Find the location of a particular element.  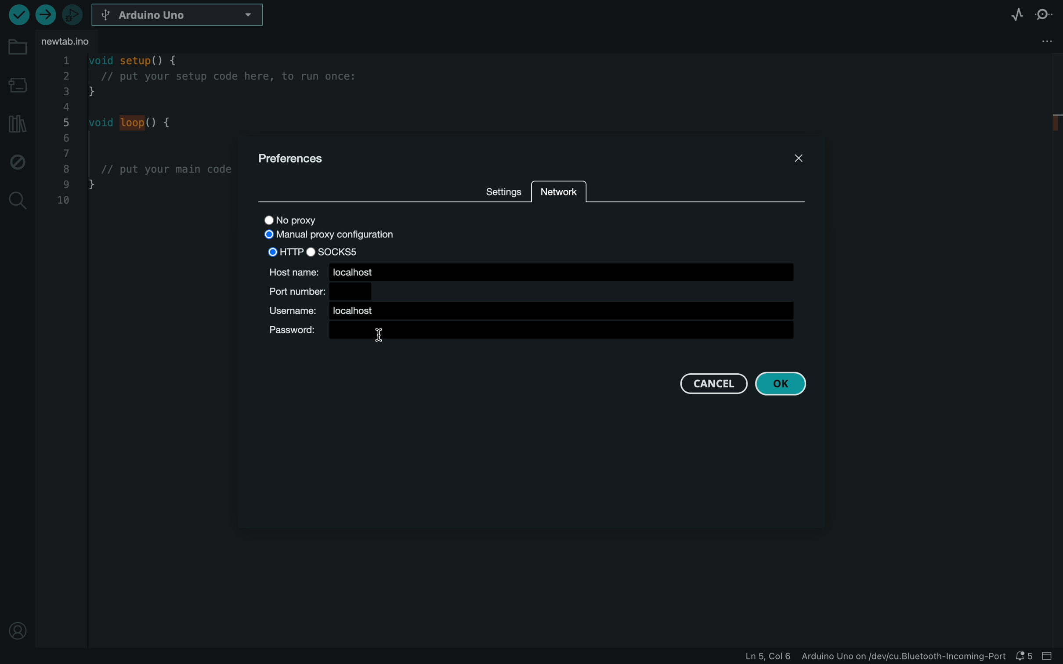

debug is located at coordinates (18, 162).